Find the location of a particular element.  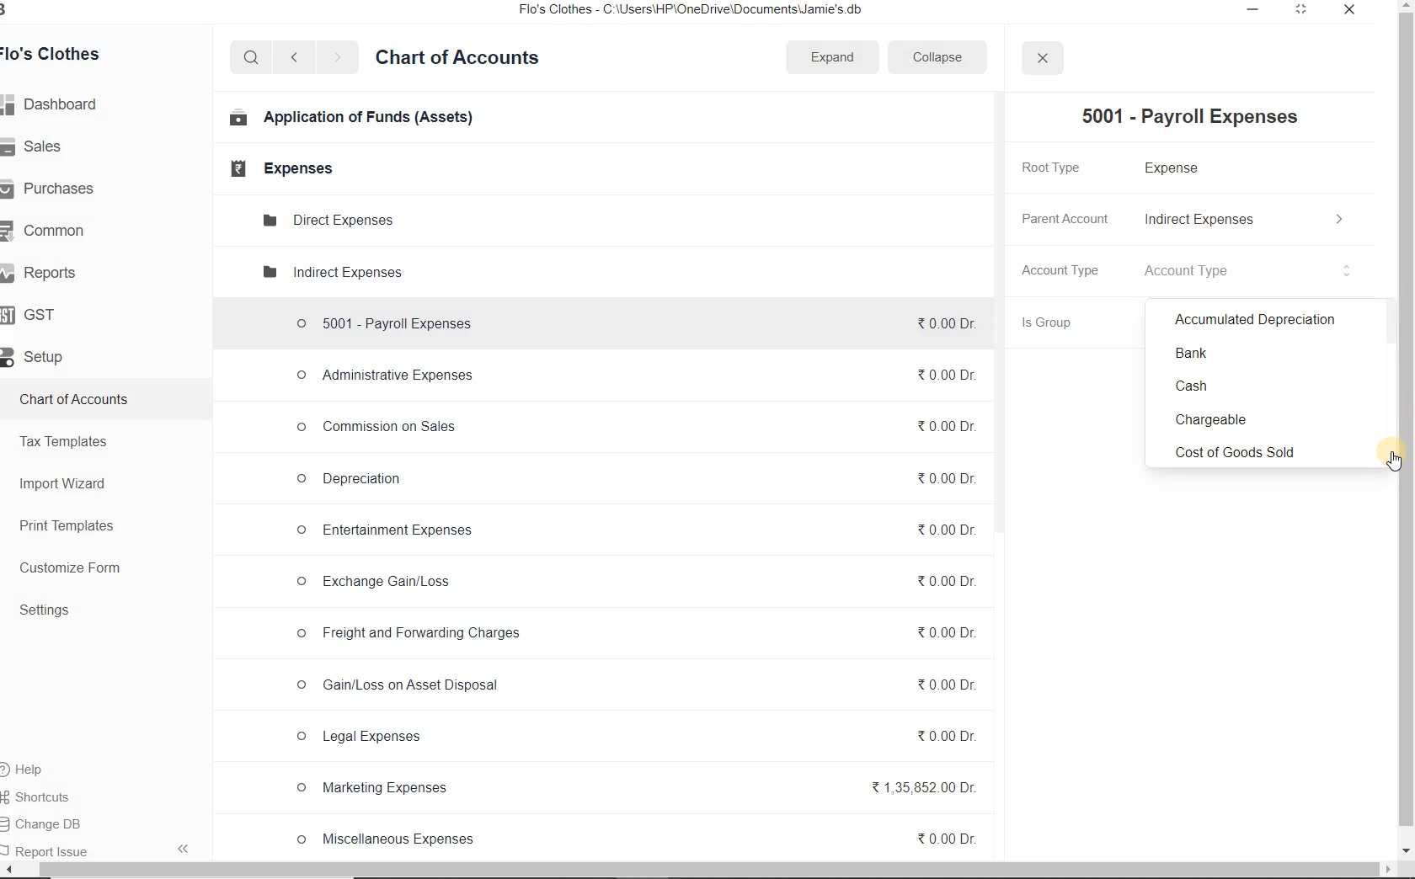

Sales is located at coordinates (40, 146).